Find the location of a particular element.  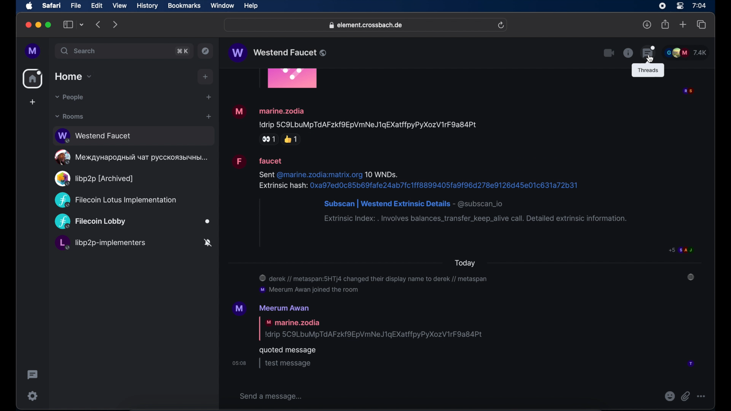

participant is located at coordinates (687, 53).